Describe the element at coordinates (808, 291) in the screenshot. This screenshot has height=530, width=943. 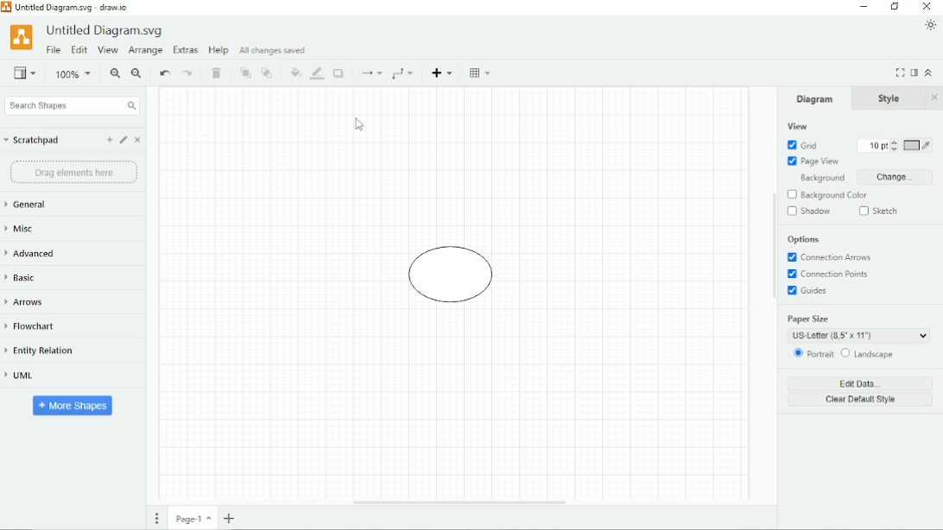
I see `Guides` at that location.